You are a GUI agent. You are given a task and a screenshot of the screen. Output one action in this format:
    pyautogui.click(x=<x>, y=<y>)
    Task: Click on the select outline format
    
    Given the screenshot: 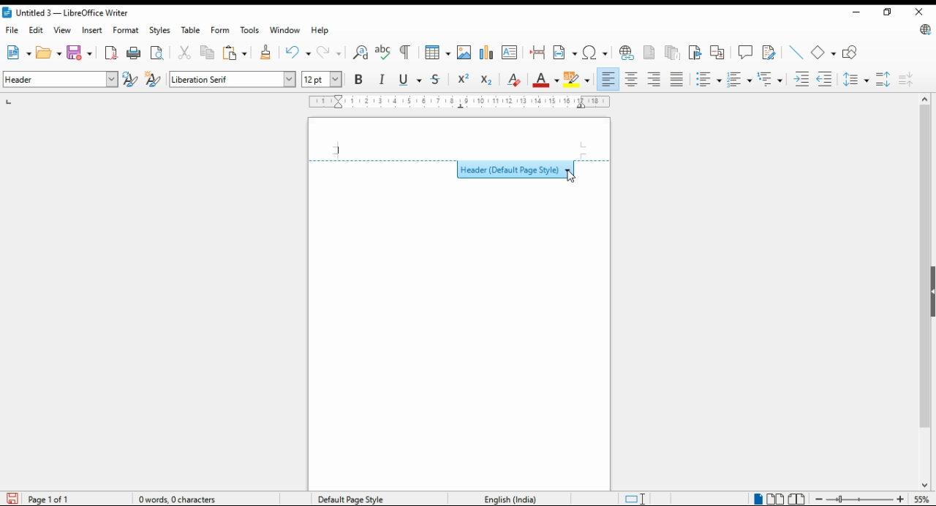 What is the action you would take?
    pyautogui.click(x=770, y=78)
    